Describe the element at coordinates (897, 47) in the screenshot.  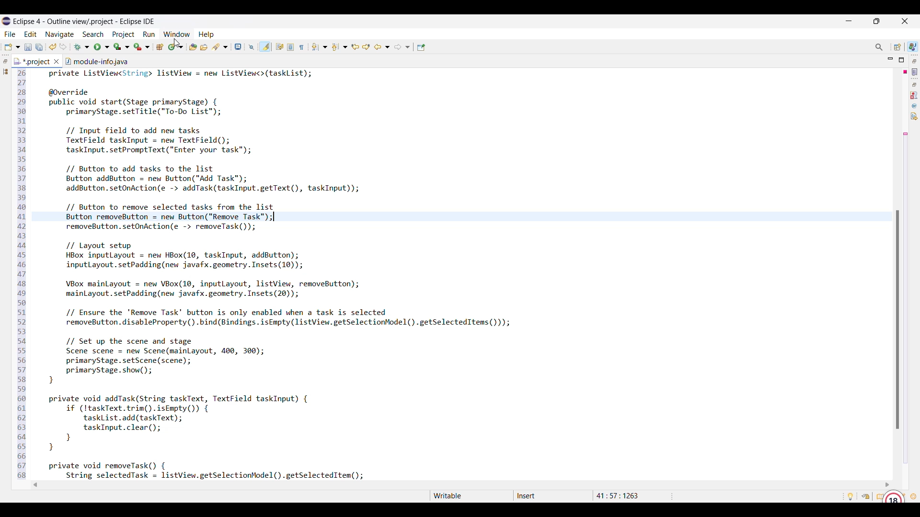
I see `Open perspective` at that location.